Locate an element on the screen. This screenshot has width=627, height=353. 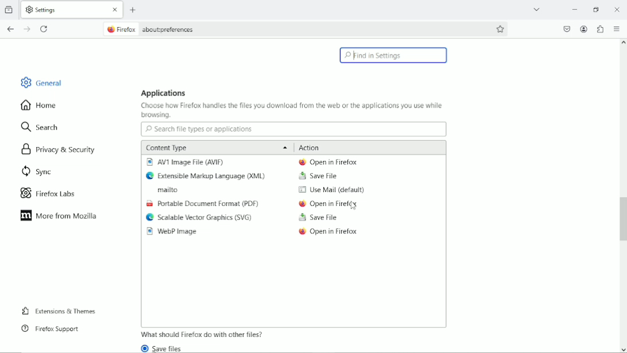
Minimize is located at coordinates (576, 10).